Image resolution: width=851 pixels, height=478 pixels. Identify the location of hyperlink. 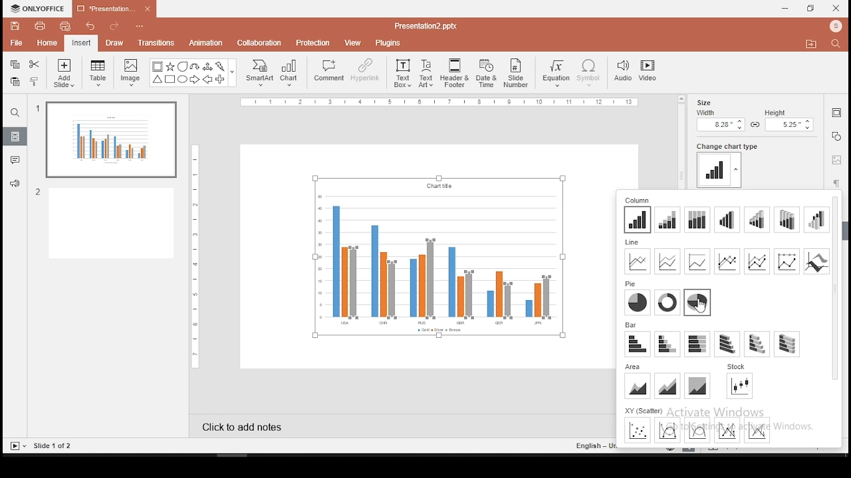
(364, 71).